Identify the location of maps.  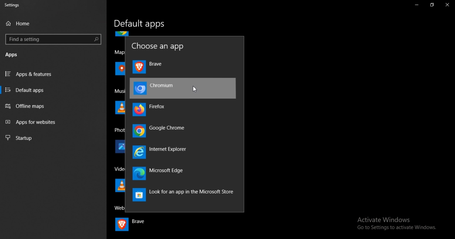
(120, 60).